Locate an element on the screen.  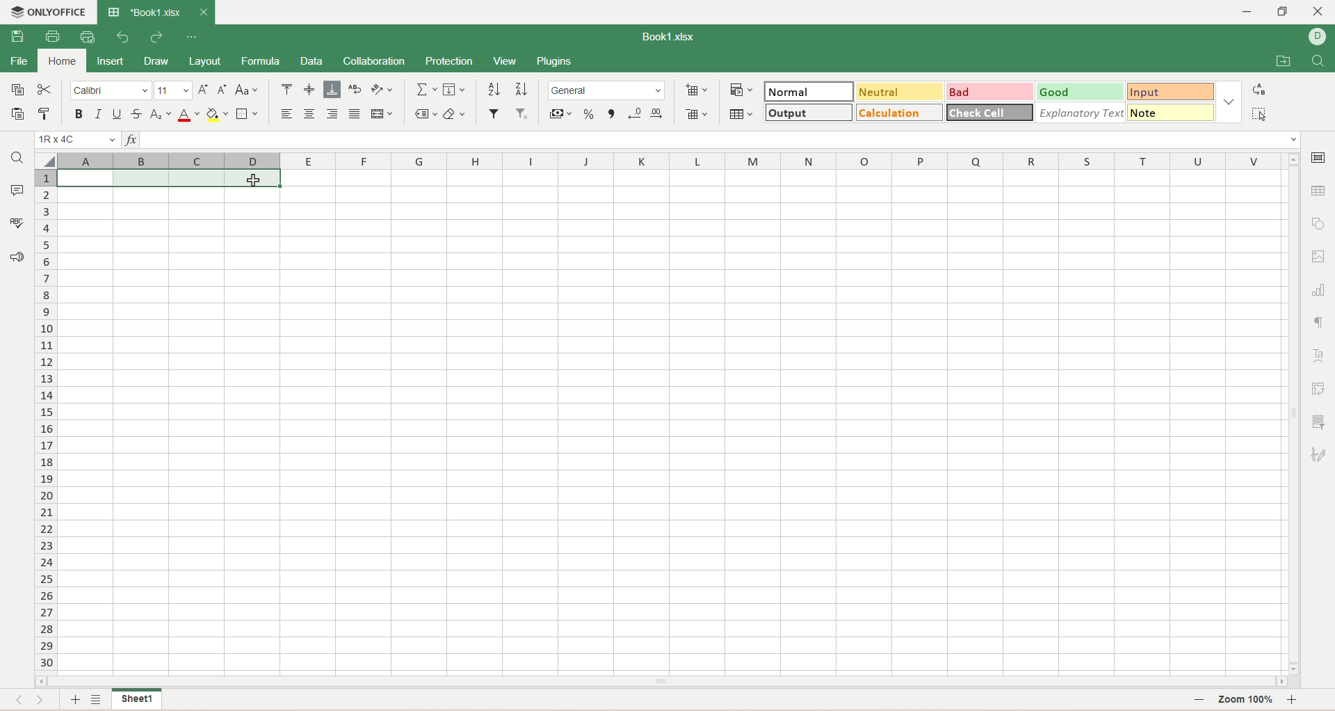
output is located at coordinates (809, 112).